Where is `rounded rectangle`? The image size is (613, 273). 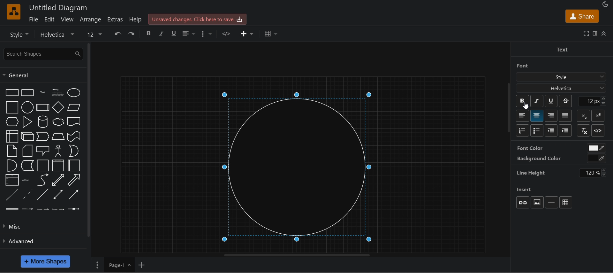 rounded rectangle is located at coordinates (28, 93).